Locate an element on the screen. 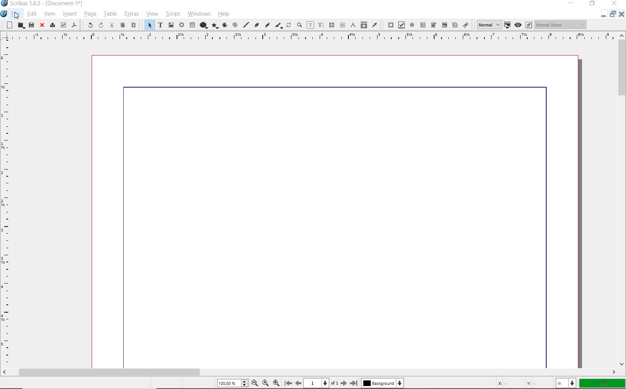  Background is located at coordinates (382, 384).